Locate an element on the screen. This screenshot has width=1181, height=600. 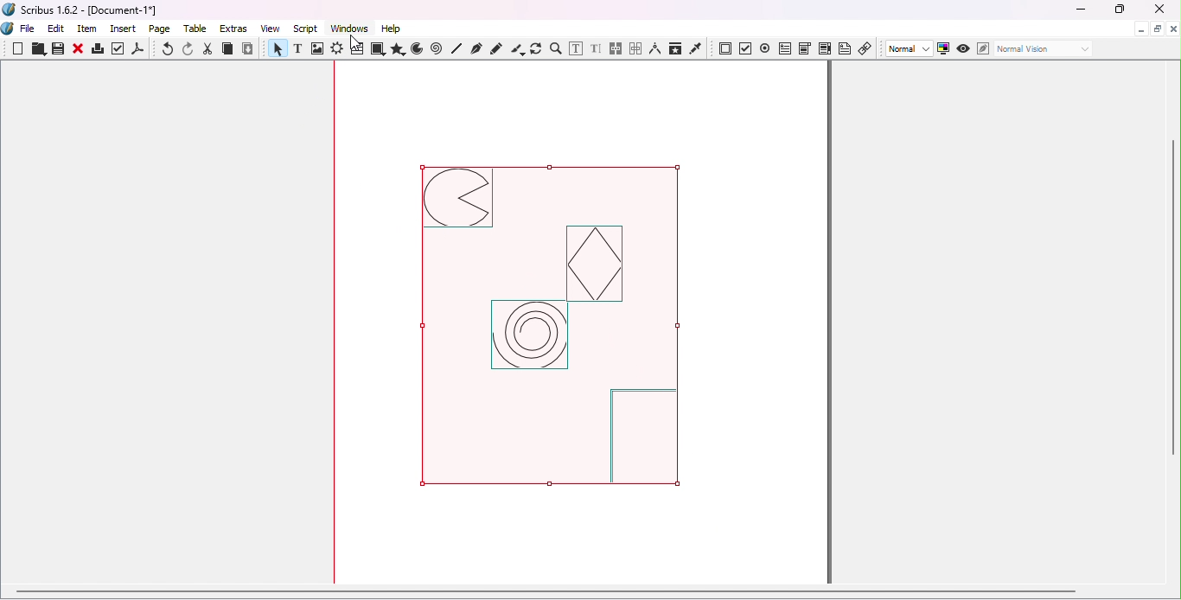
Freehand line is located at coordinates (497, 48).